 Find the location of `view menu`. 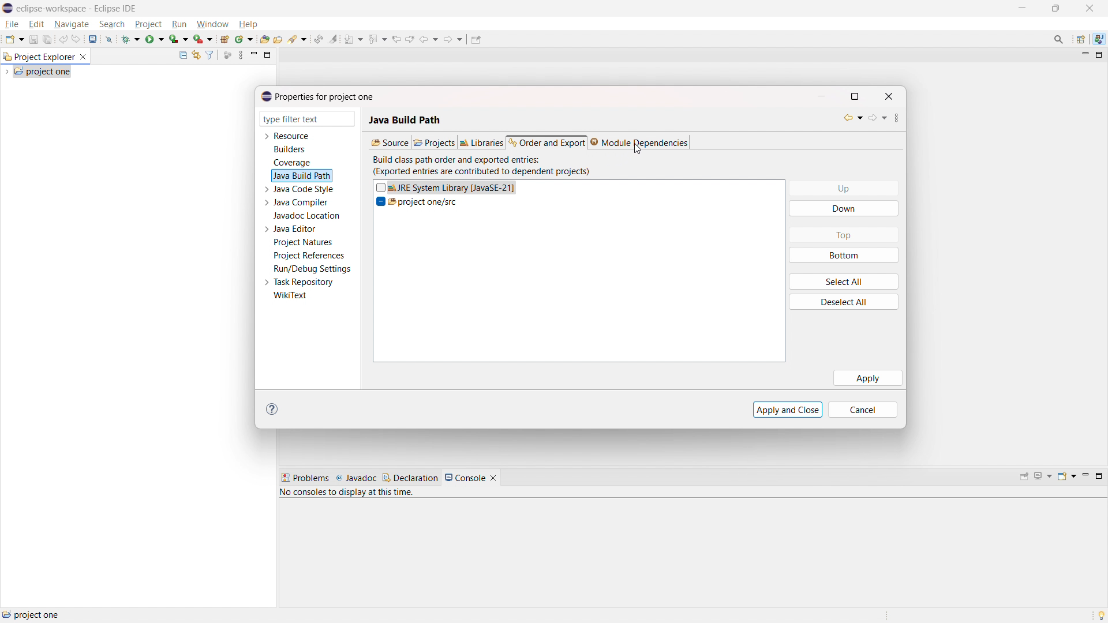

view menu is located at coordinates (903, 118).